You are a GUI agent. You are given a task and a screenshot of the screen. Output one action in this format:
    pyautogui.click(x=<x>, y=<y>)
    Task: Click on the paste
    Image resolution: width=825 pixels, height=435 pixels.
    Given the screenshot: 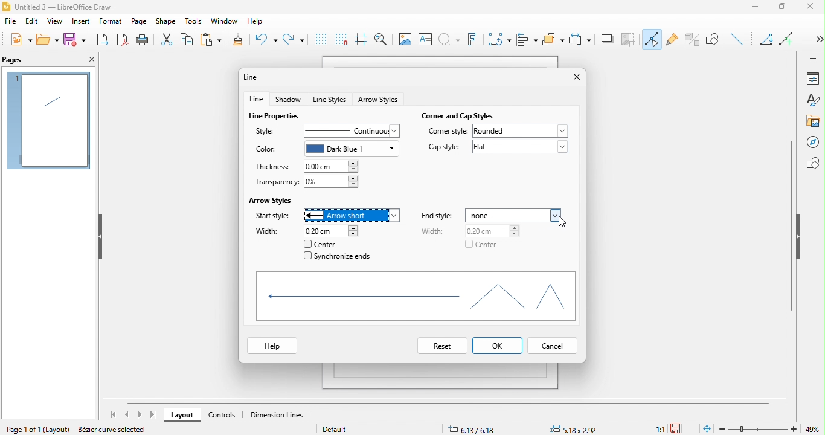 What is the action you would take?
    pyautogui.click(x=214, y=40)
    